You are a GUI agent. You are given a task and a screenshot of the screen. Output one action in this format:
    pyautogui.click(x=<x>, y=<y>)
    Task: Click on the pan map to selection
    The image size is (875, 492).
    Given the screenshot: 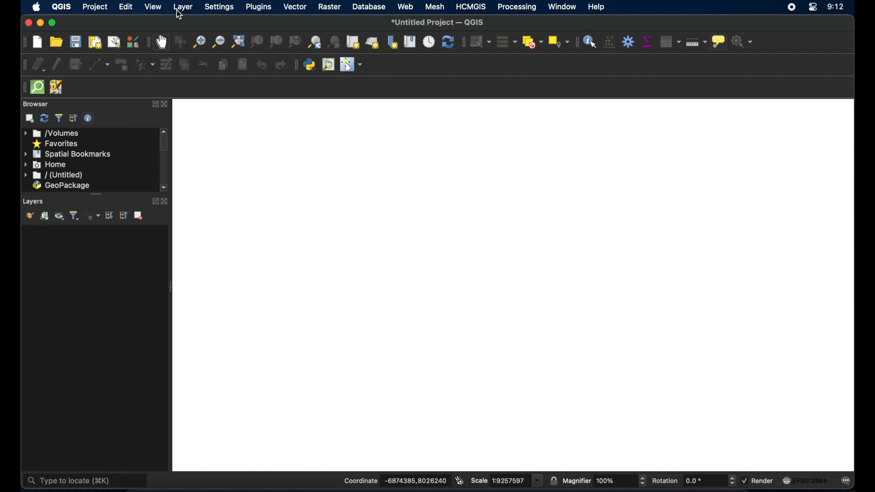 What is the action you would take?
    pyautogui.click(x=180, y=42)
    